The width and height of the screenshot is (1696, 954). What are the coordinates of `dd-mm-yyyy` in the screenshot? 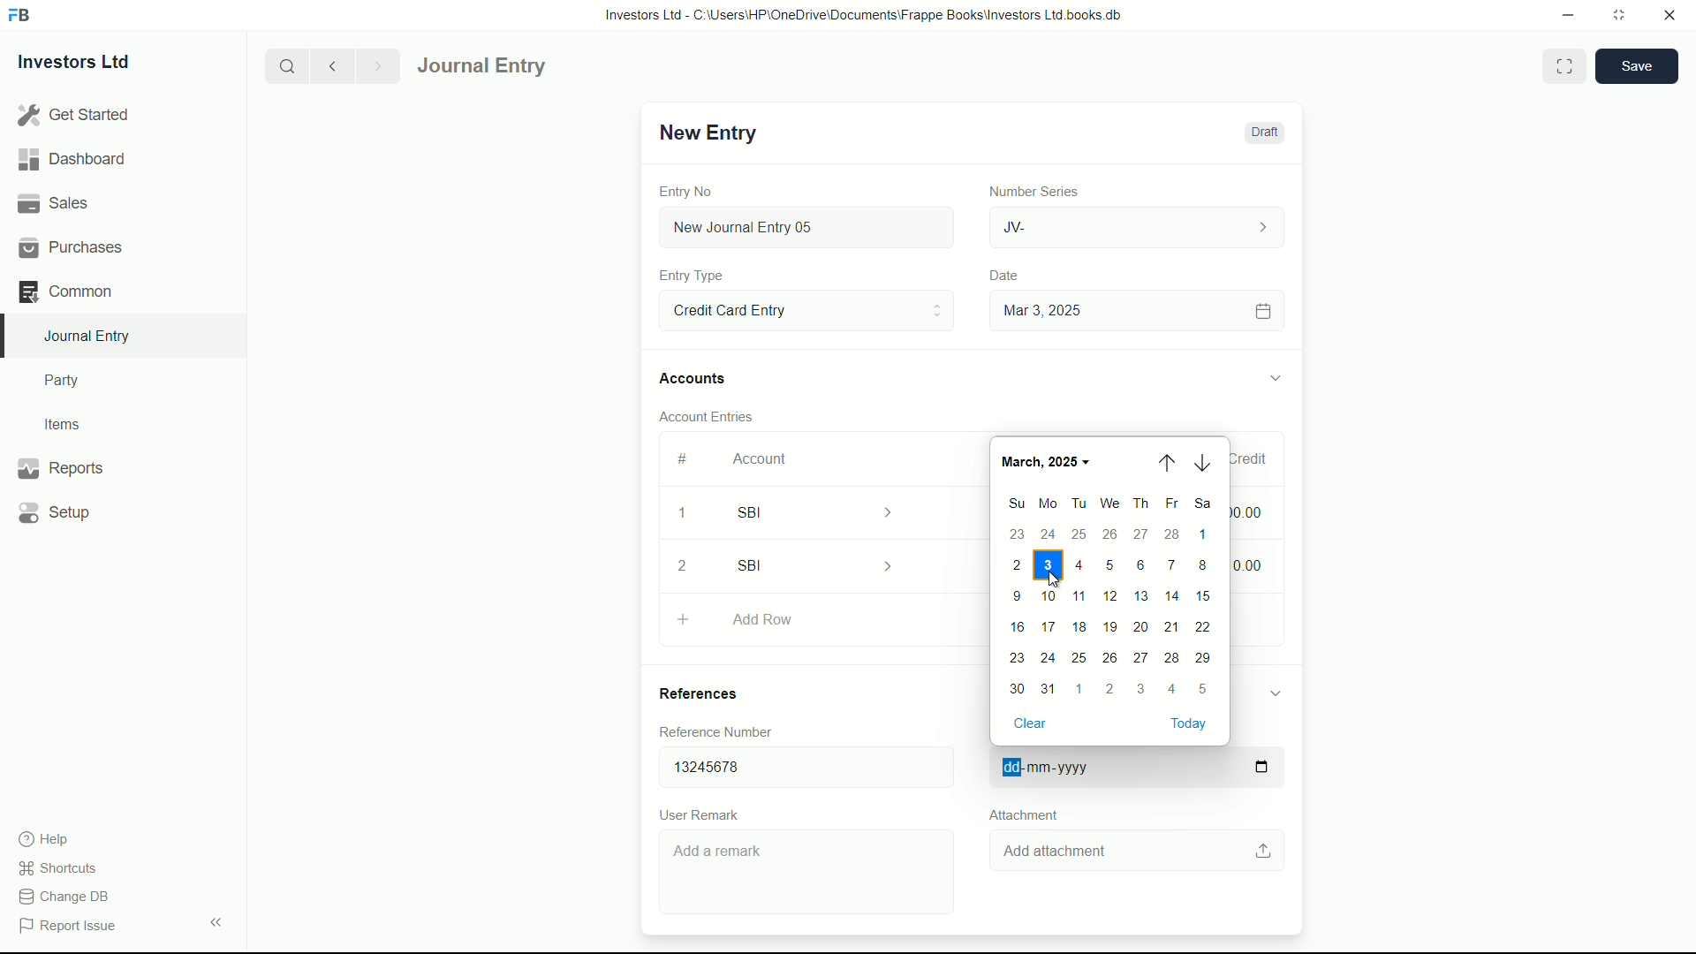 It's located at (1131, 768).